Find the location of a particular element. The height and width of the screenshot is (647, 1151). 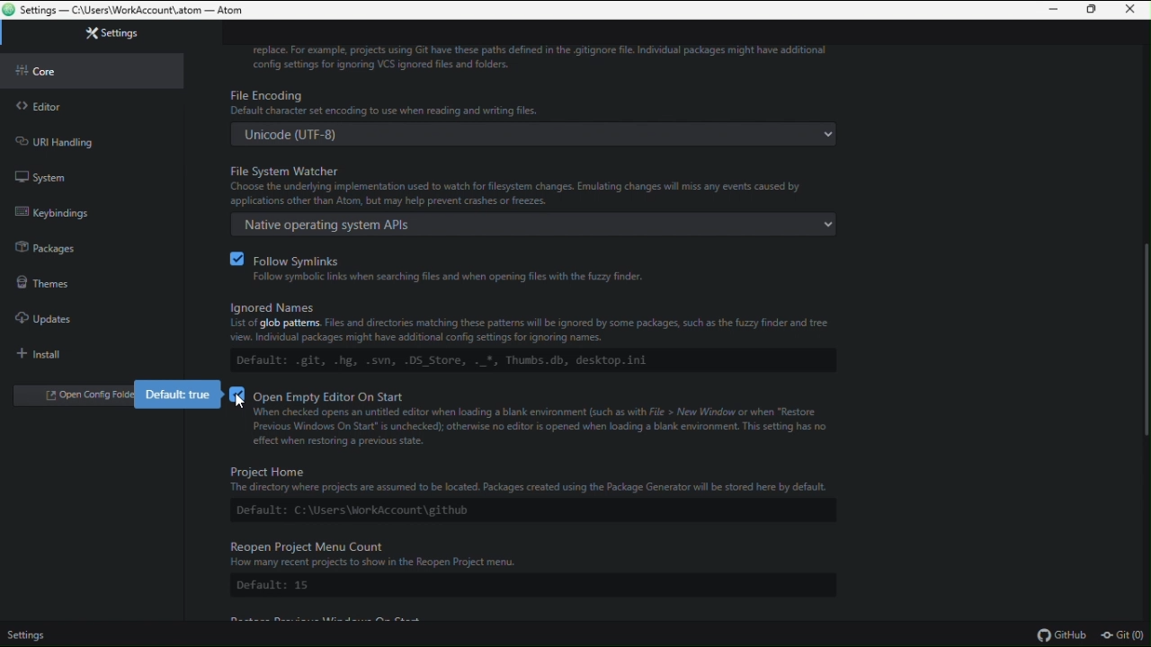

text is located at coordinates (546, 58).